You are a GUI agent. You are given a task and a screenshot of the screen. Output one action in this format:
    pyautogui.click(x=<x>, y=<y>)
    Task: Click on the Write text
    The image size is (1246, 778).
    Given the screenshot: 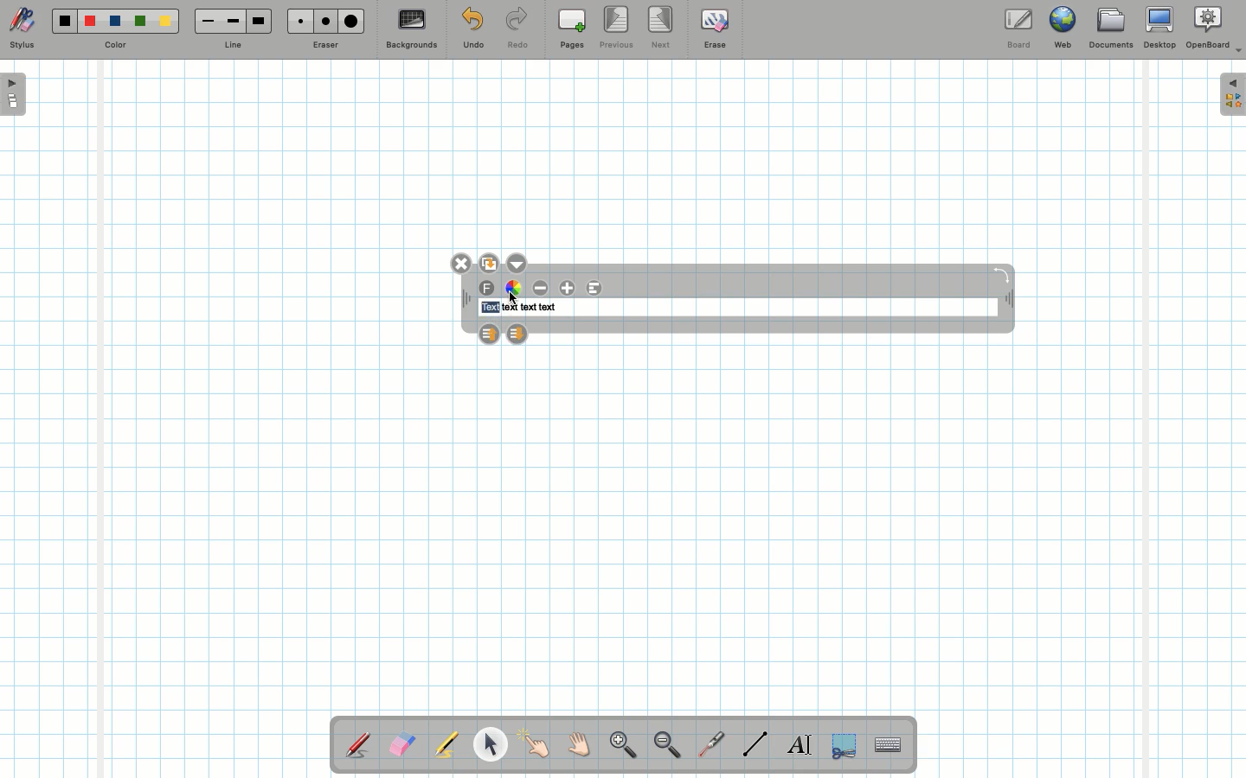 What is the action you would take?
    pyautogui.click(x=801, y=742)
    